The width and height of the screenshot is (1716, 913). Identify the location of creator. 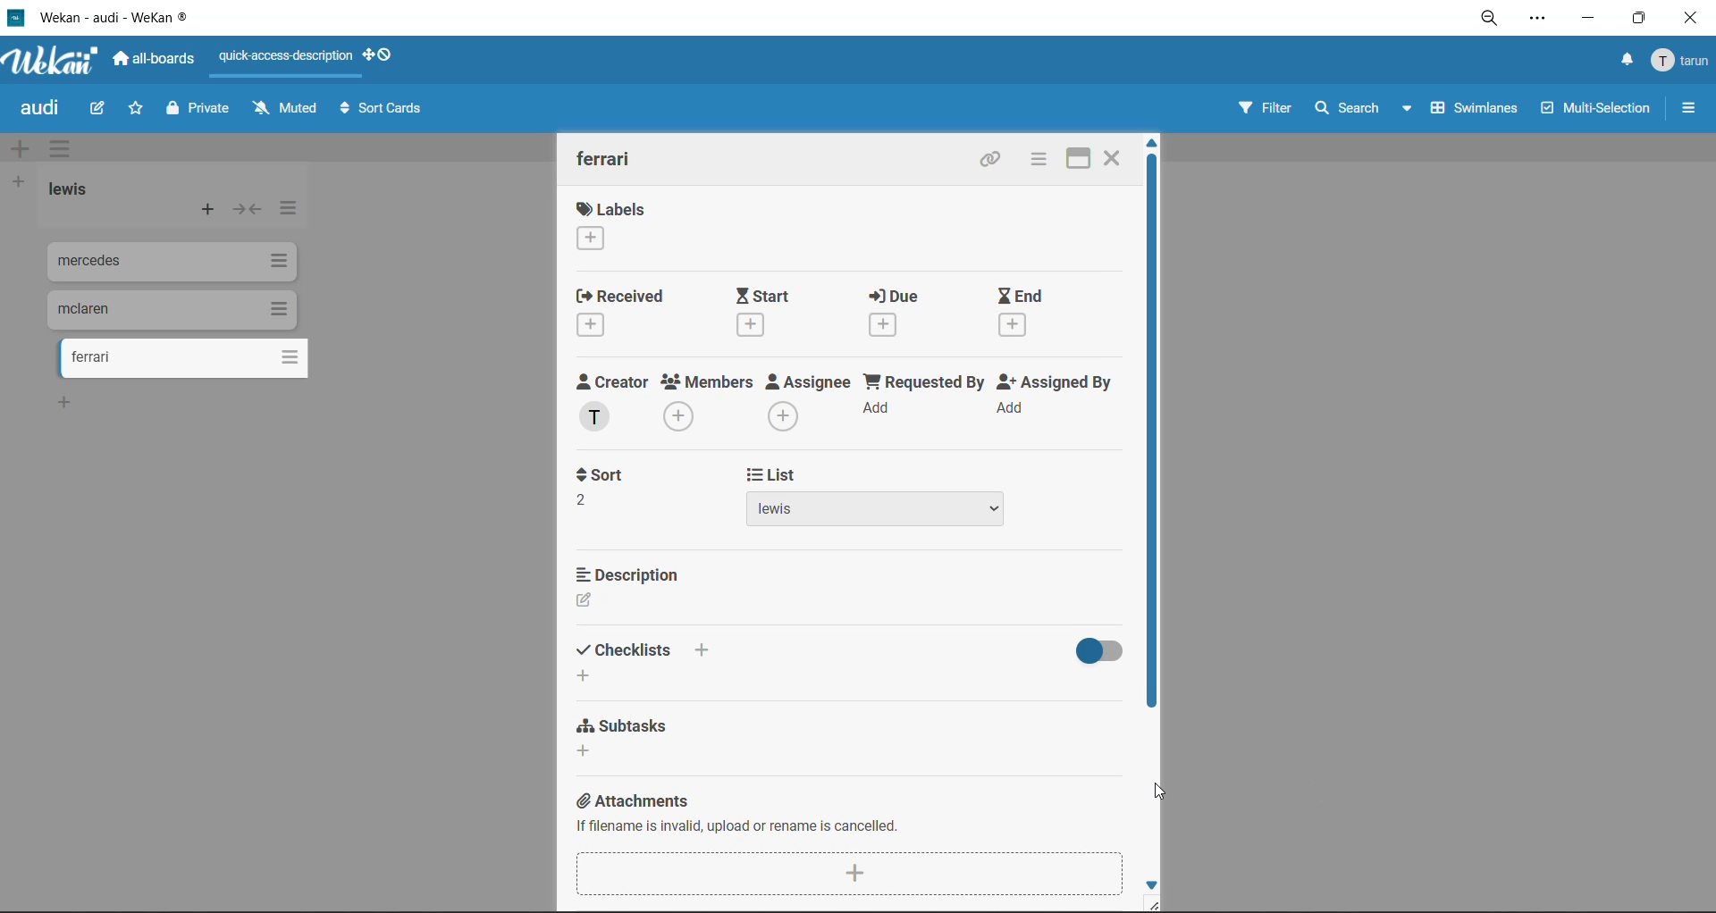
(612, 403).